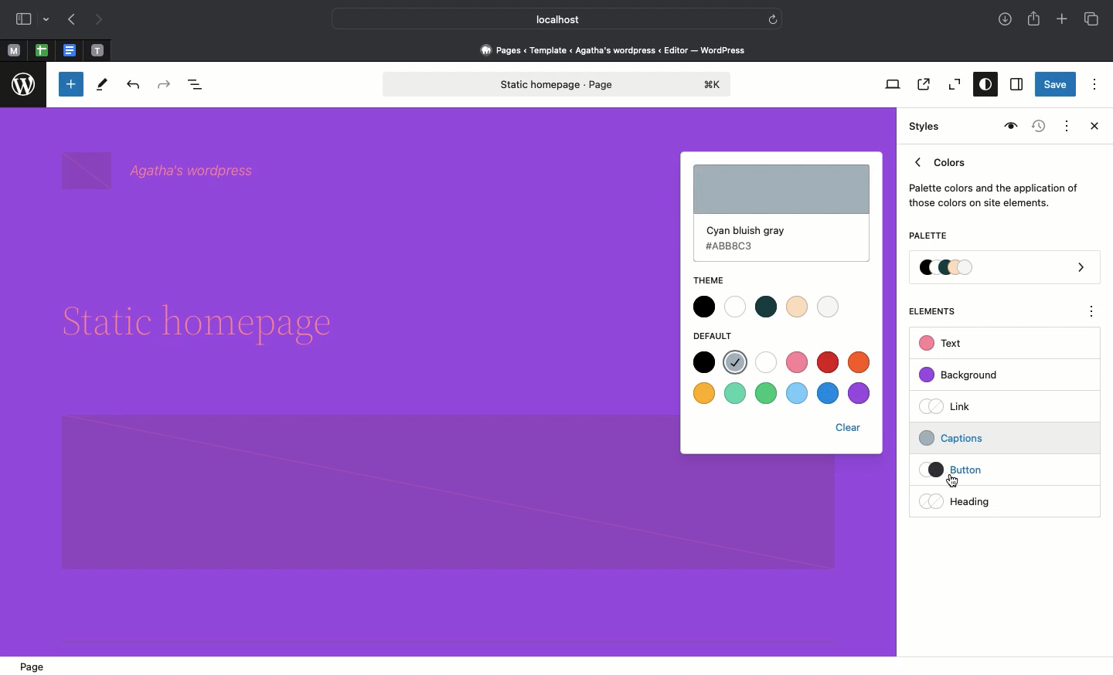  Describe the element at coordinates (765, 306) in the screenshot. I see `Theme color` at that location.